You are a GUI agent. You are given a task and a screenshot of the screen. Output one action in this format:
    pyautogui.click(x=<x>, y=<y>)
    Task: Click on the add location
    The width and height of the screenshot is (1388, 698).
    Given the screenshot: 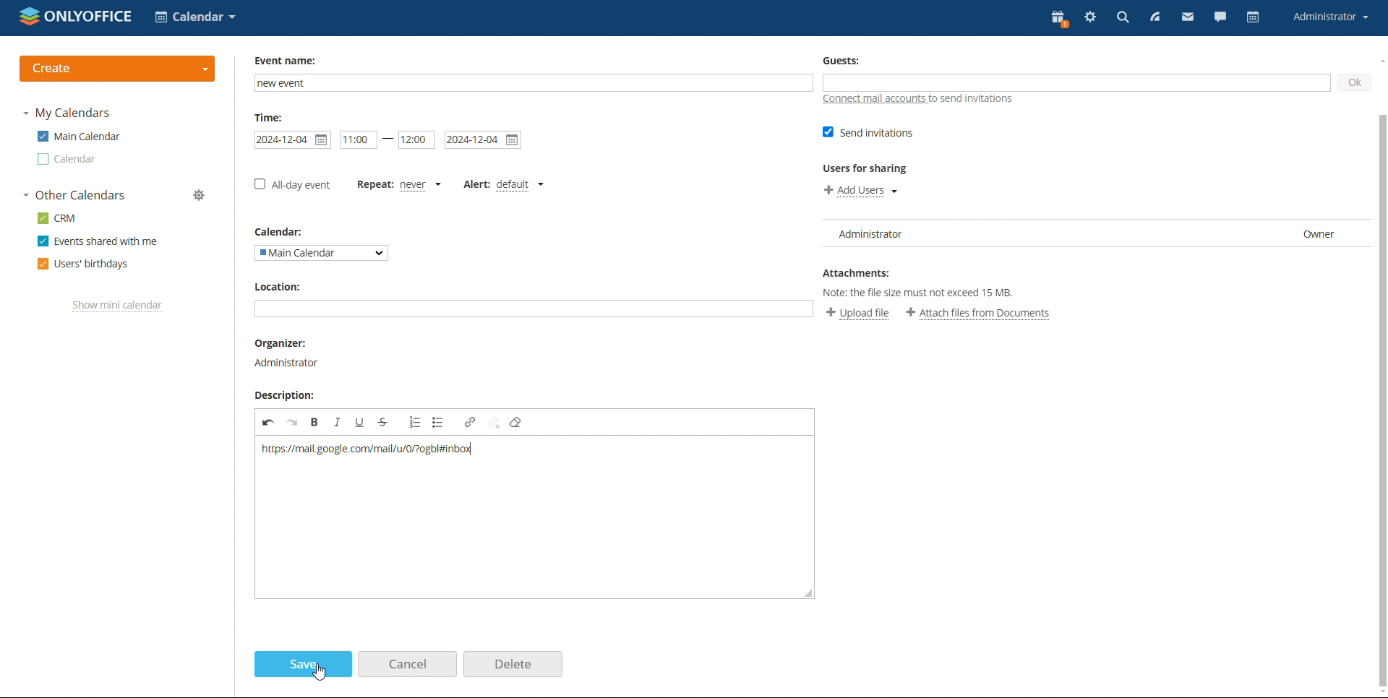 What is the action you would take?
    pyautogui.click(x=531, y=308)
    